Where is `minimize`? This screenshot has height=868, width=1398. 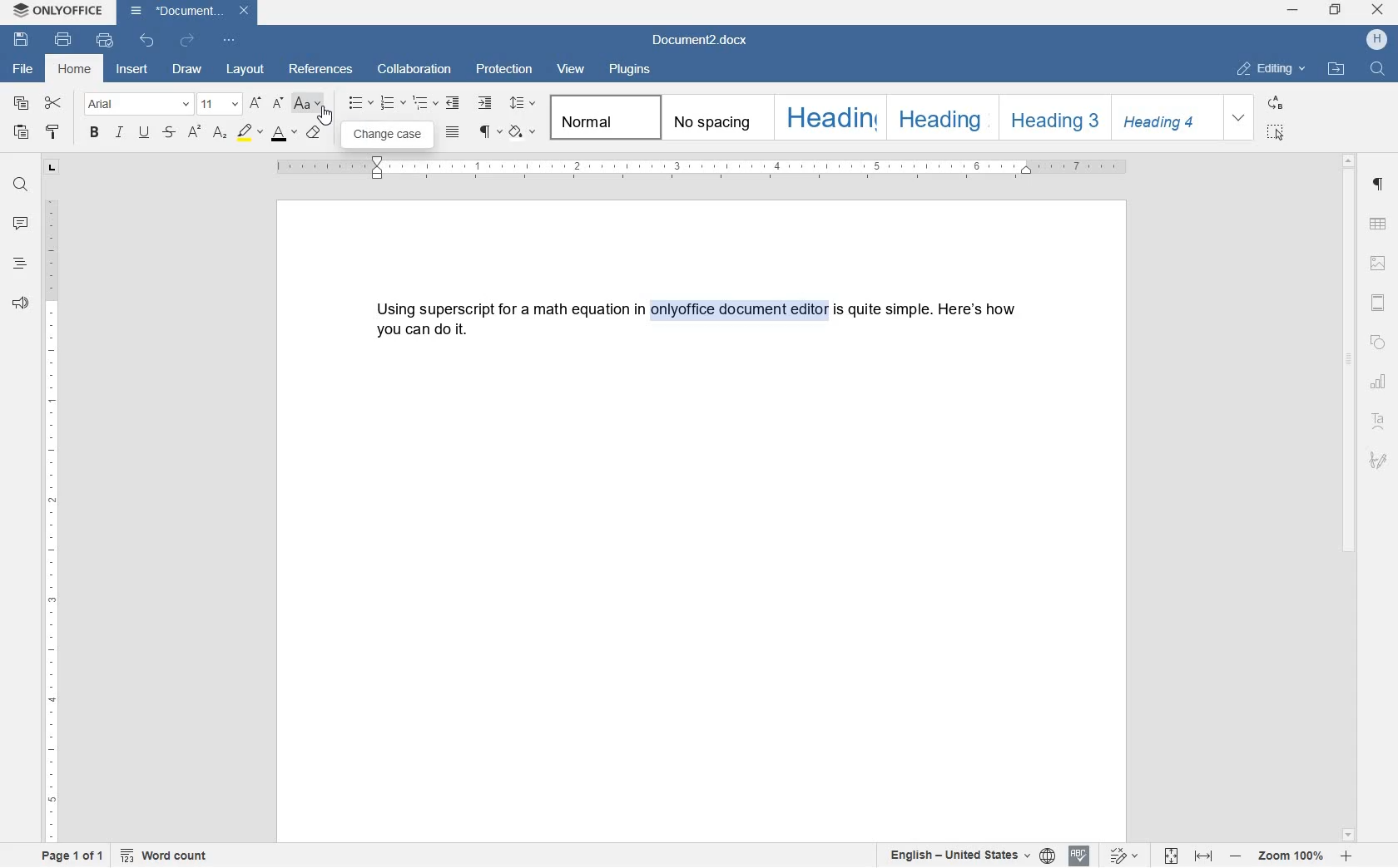
minimize is located at coordinates (1292, 10).